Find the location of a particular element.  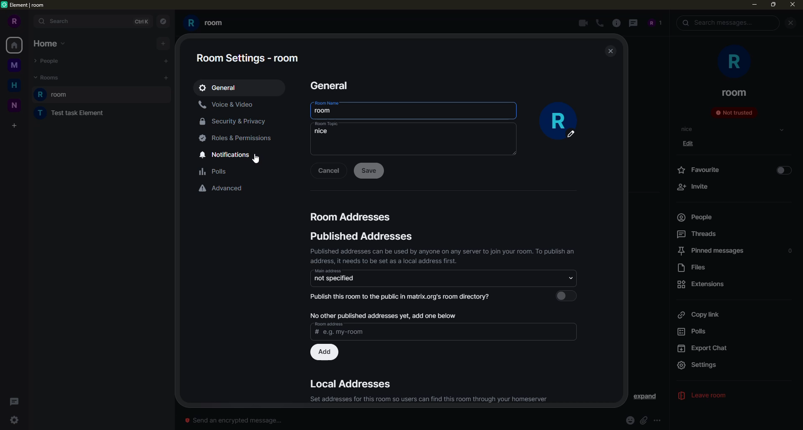

emoji is located at coordinates (627, 420).